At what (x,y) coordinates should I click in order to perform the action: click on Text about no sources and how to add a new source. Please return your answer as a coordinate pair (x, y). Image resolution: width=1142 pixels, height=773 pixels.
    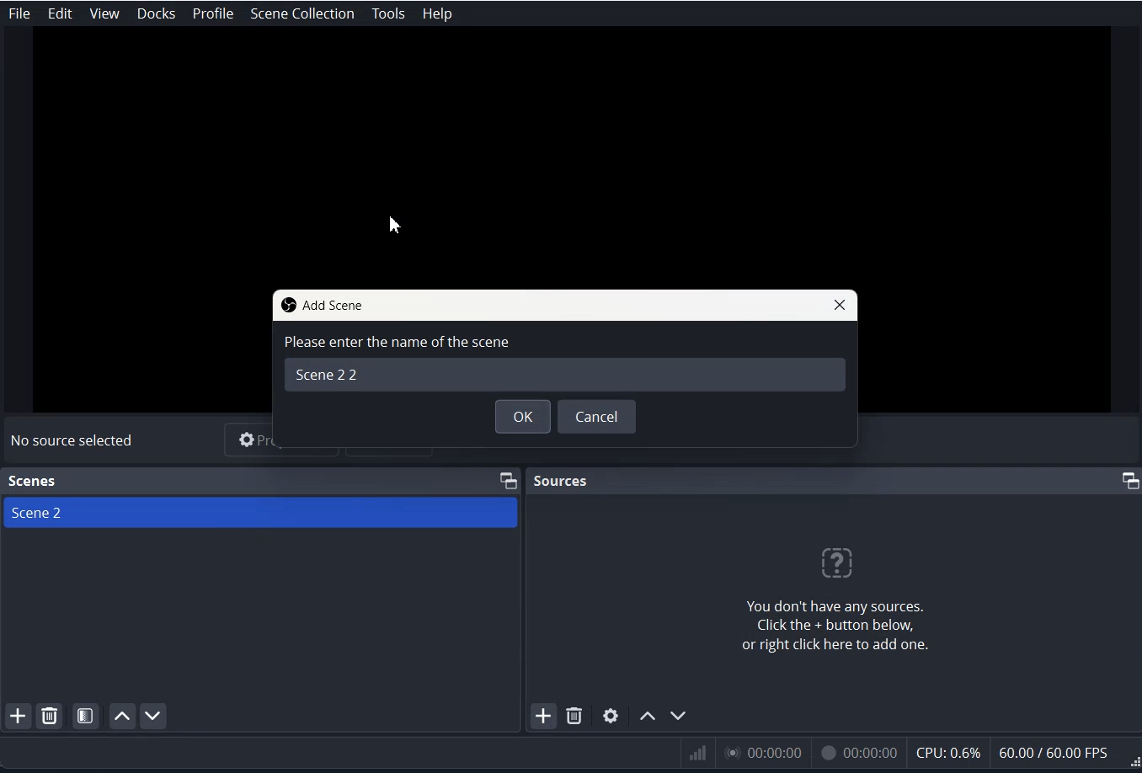
    Looking at the image, I should click on (811, 599).